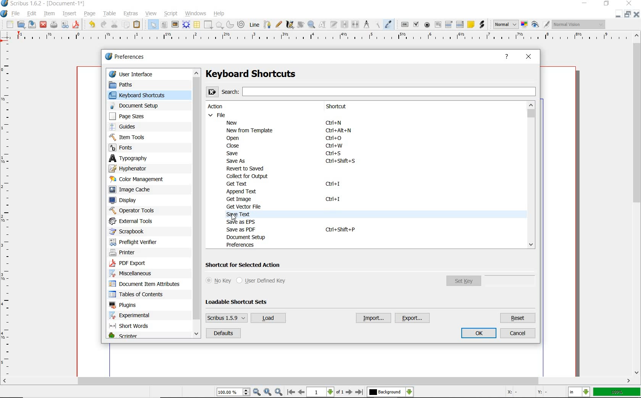 The height and width of the screenshot is (398, 641). I want to click on close, so click(529, 58).